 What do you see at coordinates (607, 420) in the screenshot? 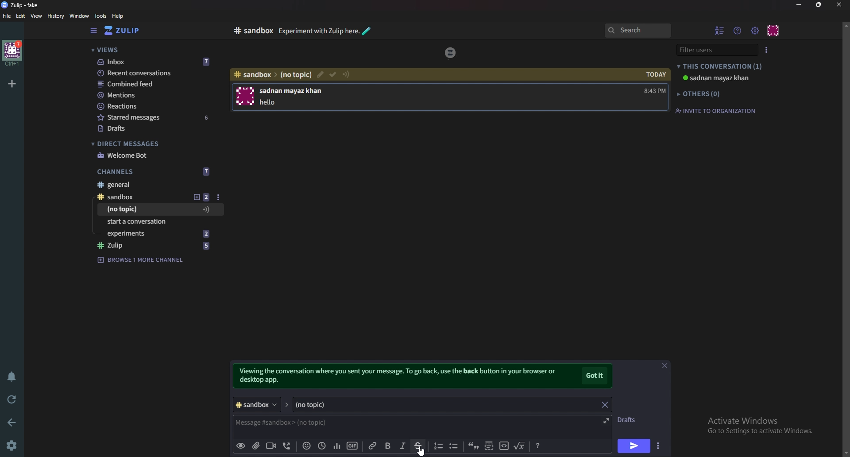
I see `Expand` at bounding box center [607, 420].